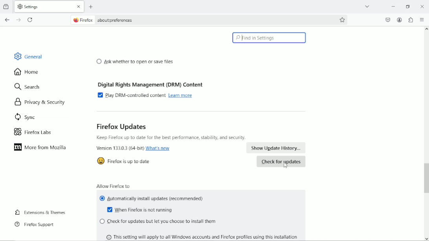  Describe the element at coordinates (147, 95) in the screenshot. I see `Play DRM-controlled content Learn more` at that location.